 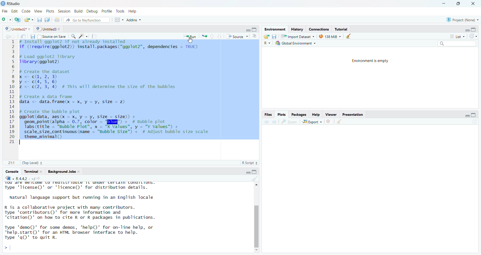 What do you see at coordinates (268, 114) in the screenshot?
I see `Files` at bounding box center [268, 114].